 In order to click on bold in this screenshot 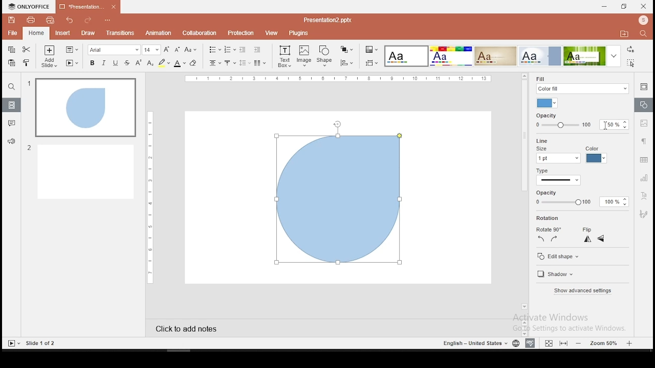, I will do `click(92, 62)`.